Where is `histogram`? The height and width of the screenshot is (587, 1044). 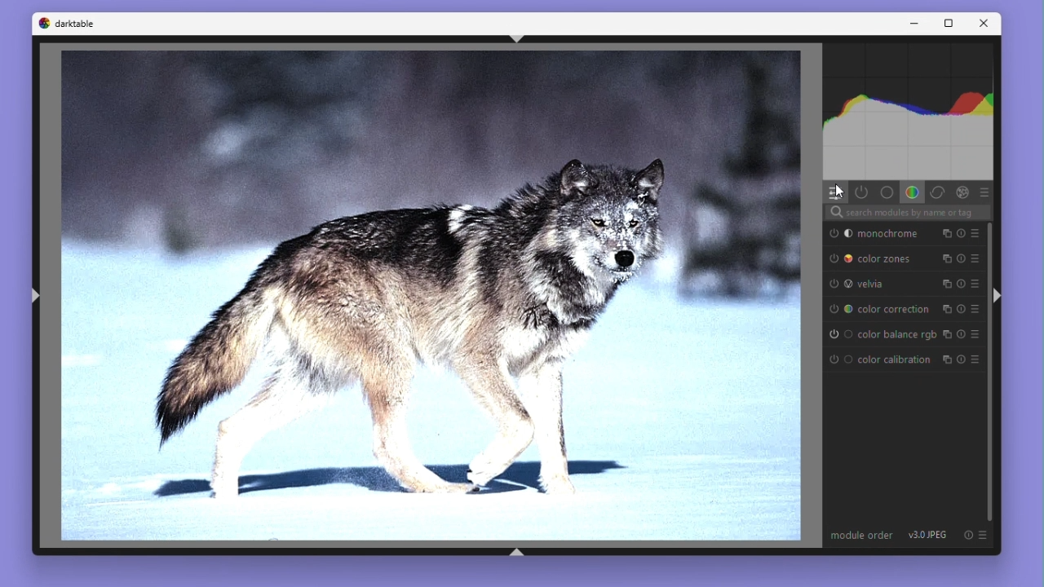 histogram is located at coordinates (908, 112).